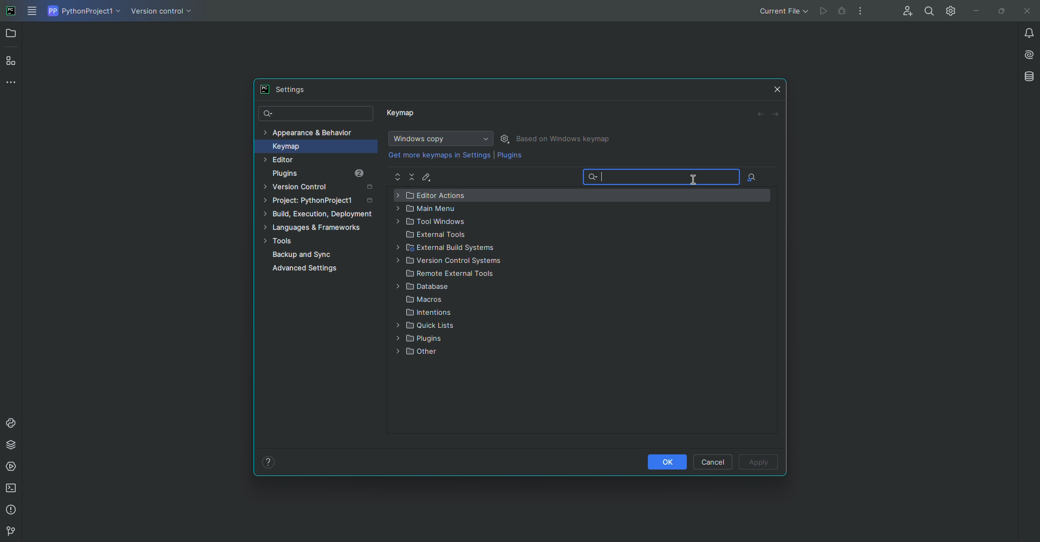 This screenshot has height=542, width=1040. I want to click on External Tools, so click(437, 236).